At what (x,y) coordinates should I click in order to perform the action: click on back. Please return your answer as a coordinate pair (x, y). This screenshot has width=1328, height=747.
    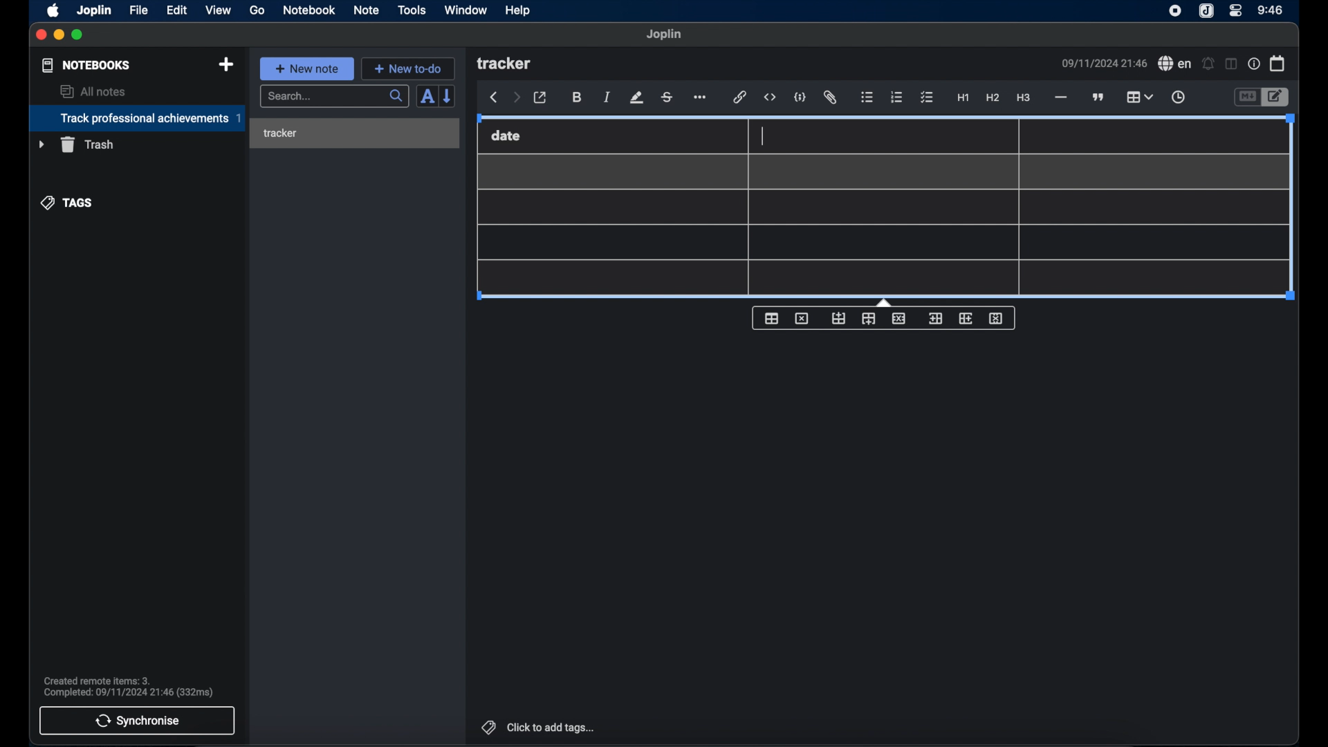
    Looking at the image, I should click on (494, 98).